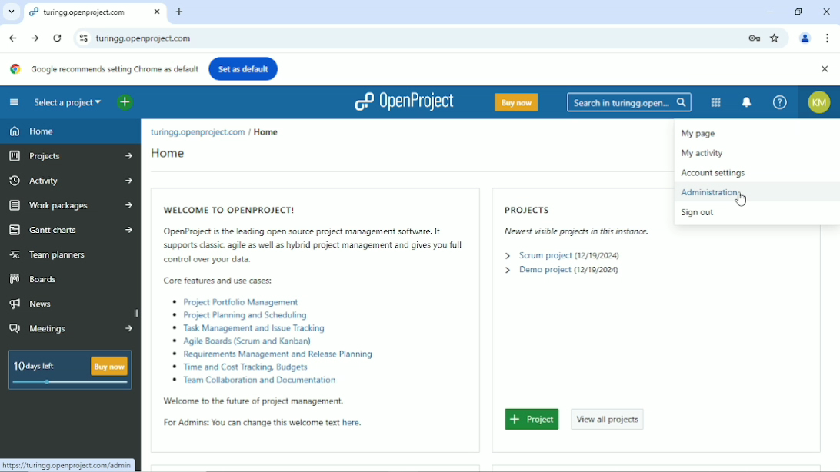 This screenshot has height=472, width=840. Describe the element at coordinates (403, 101) in the screenshot. I see `Openproject` at that location.